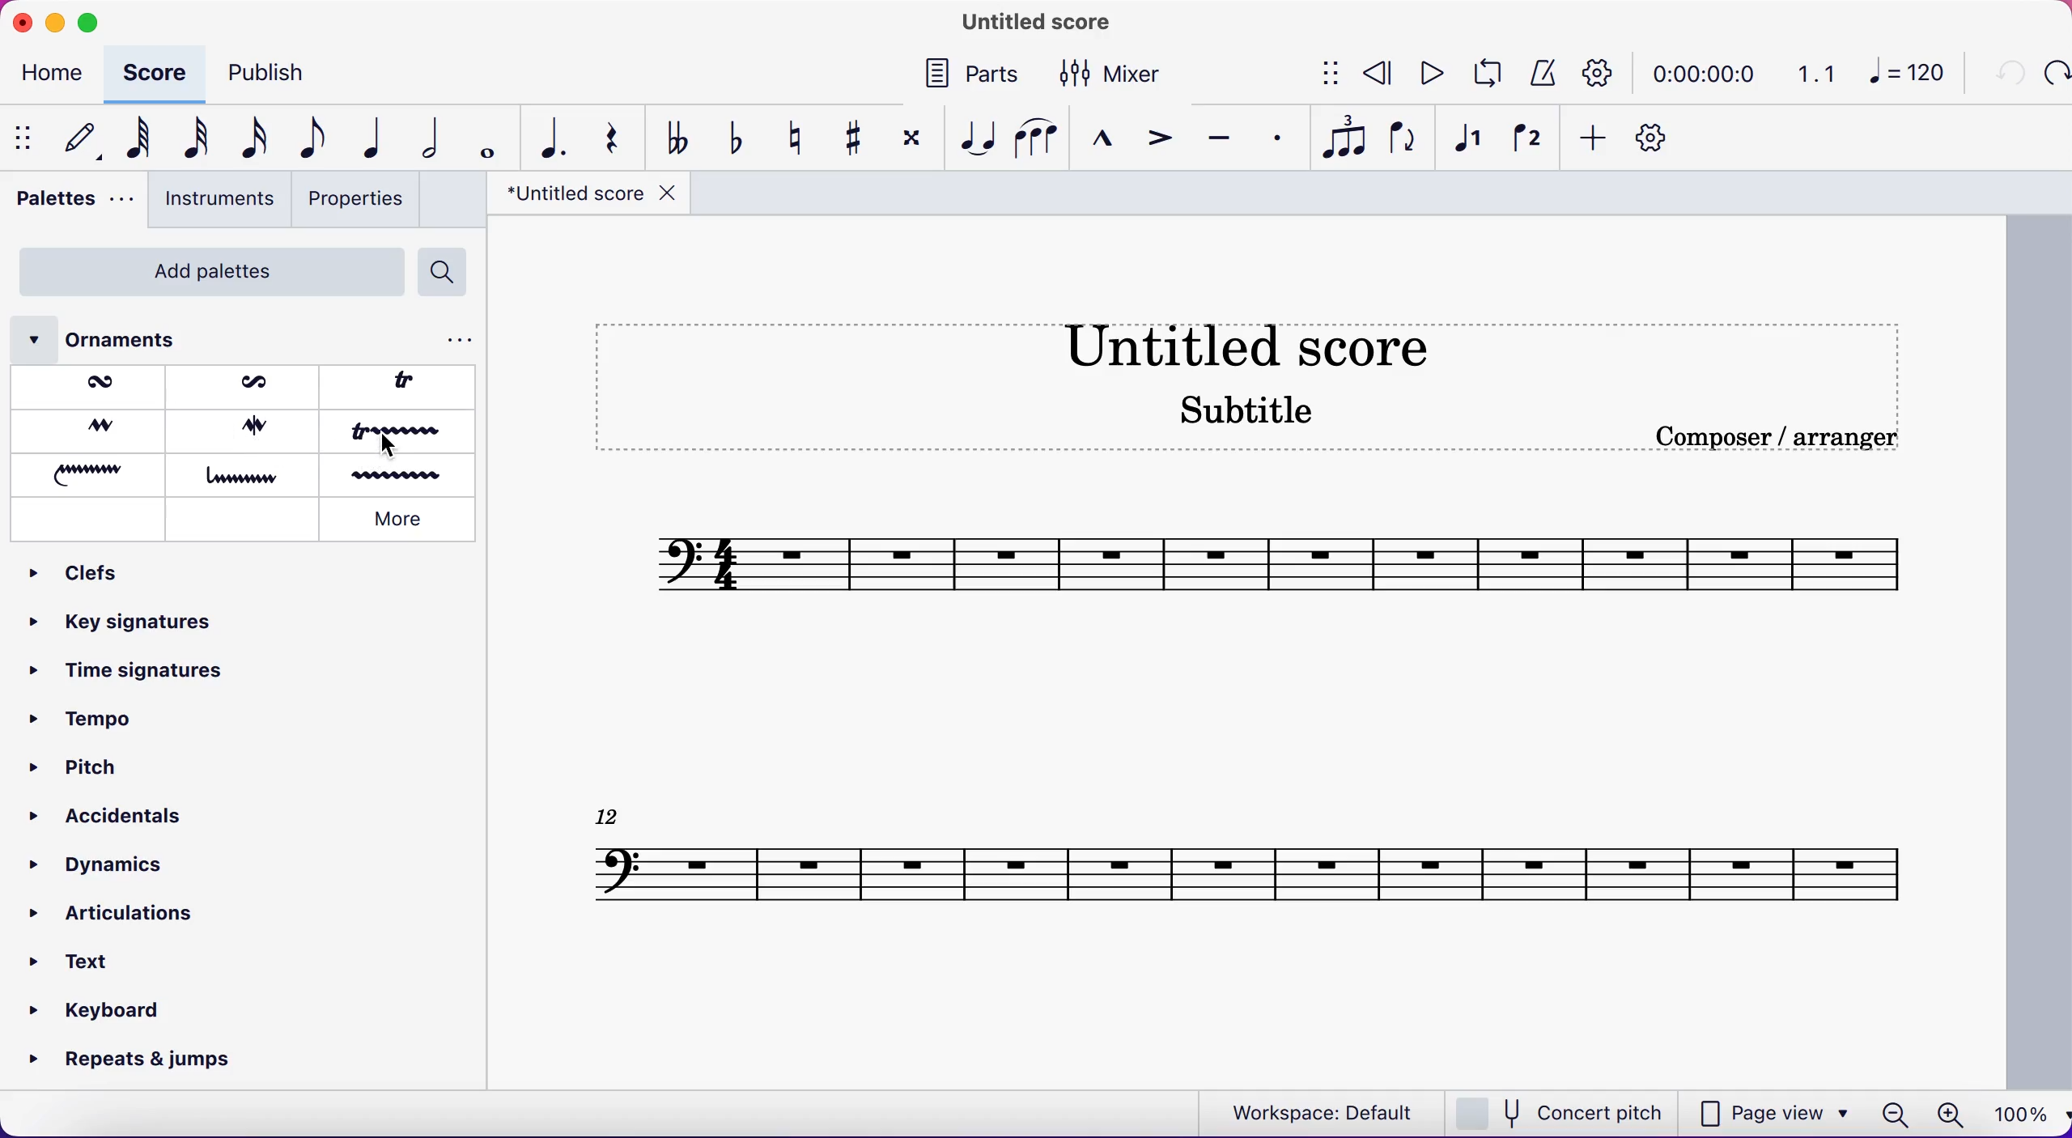 Image resolution: width=2072 pixels, height=1138 pixels. Describe the element at coordinates (1342, 140) in the screenshot. I see `tuples` at that location.